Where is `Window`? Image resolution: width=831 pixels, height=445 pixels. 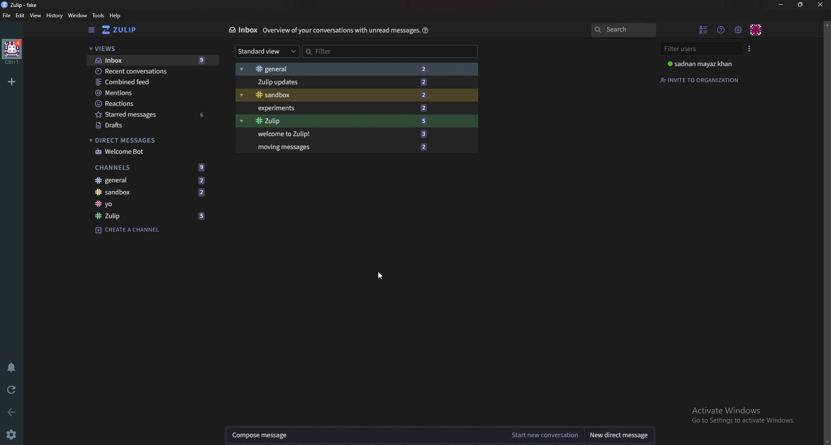 Window is located at coordinates (77, 16).